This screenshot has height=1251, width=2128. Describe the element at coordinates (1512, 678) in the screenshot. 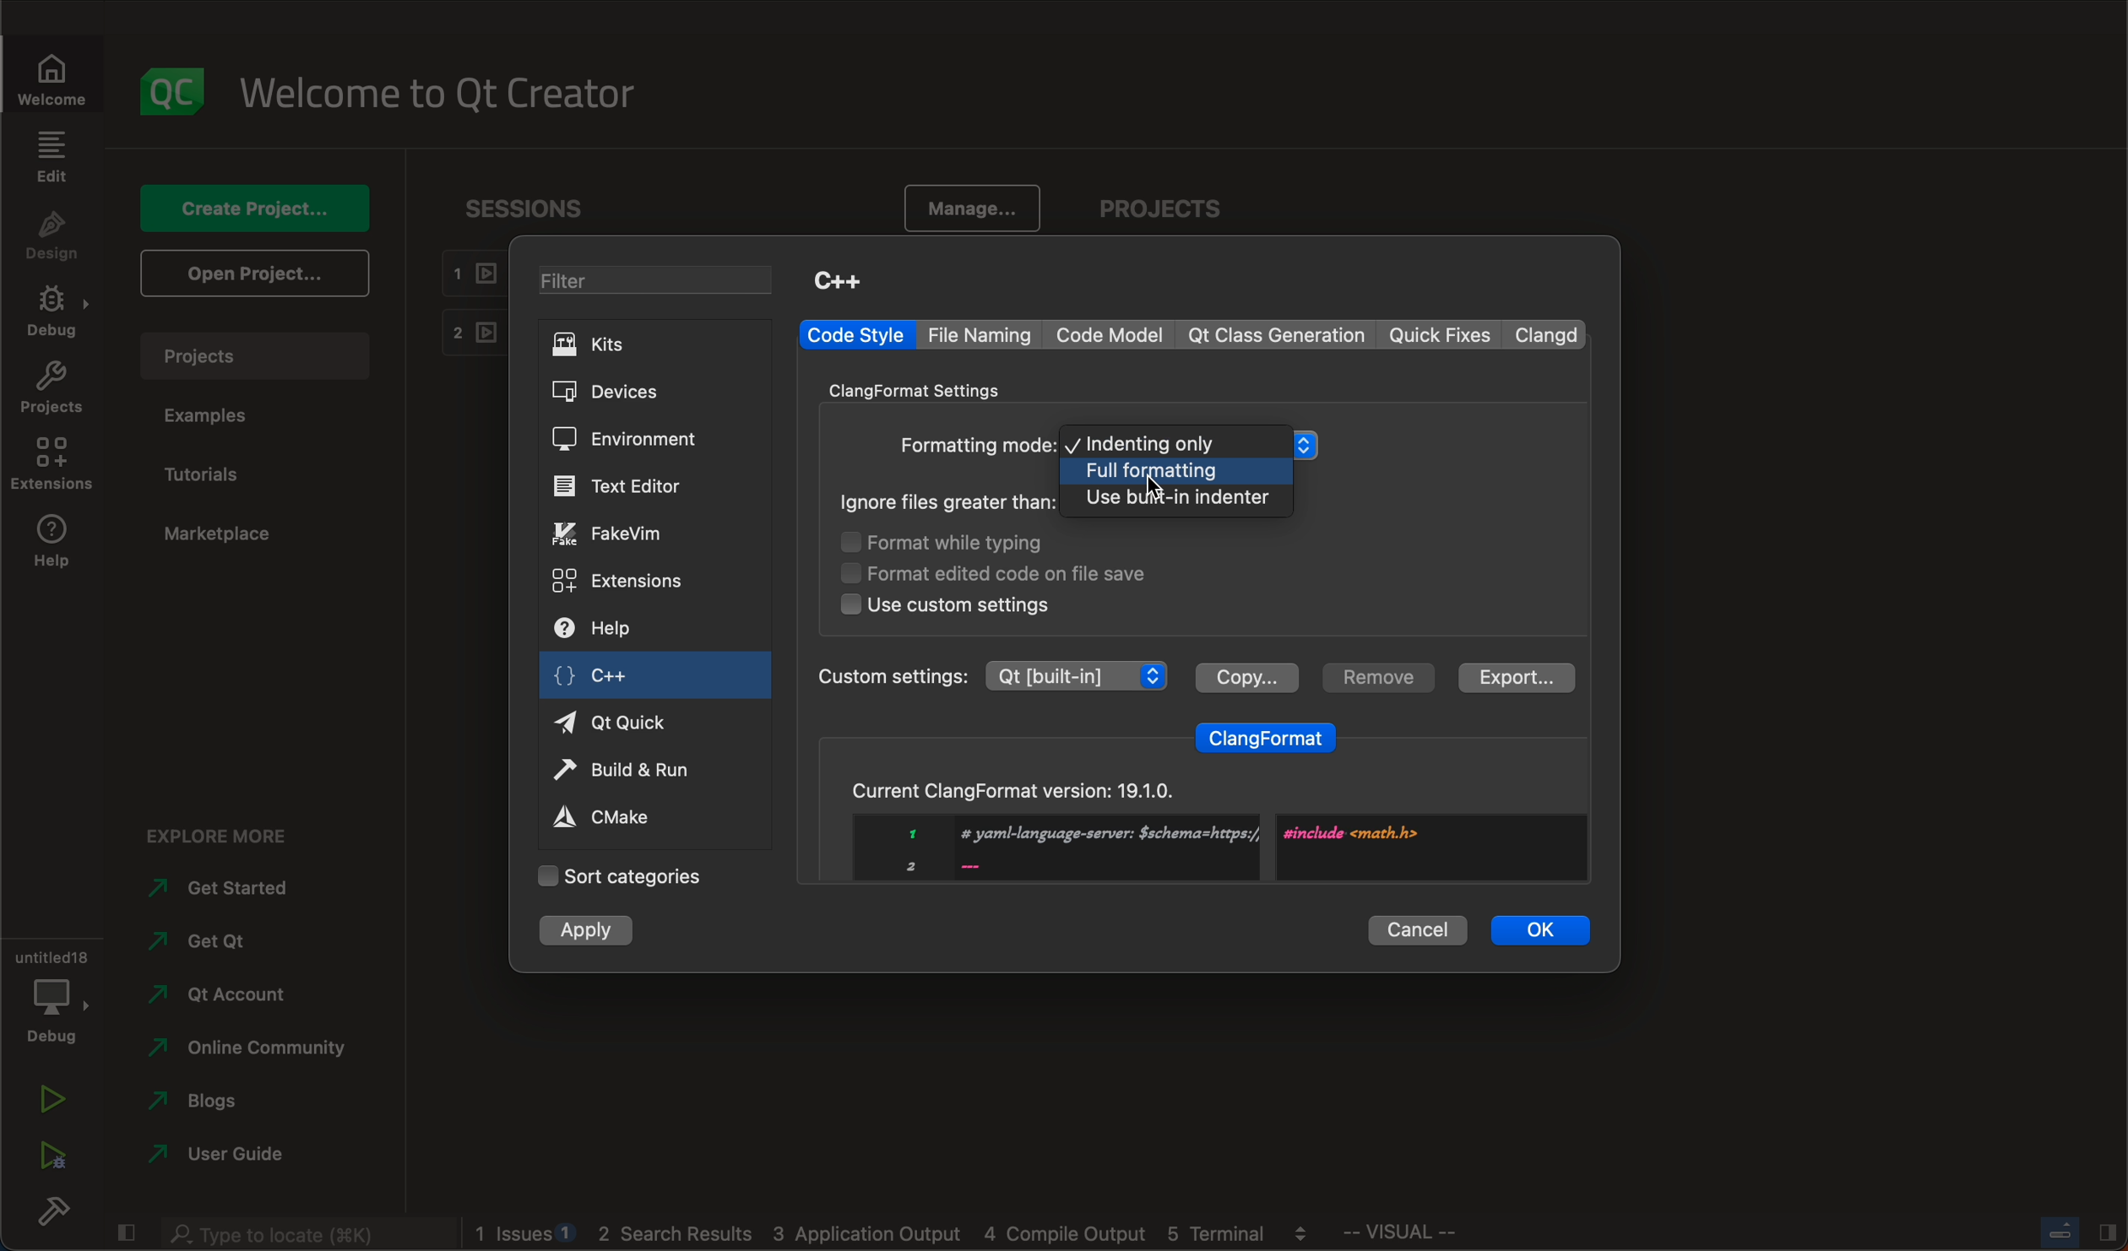

I see `export` at that location.